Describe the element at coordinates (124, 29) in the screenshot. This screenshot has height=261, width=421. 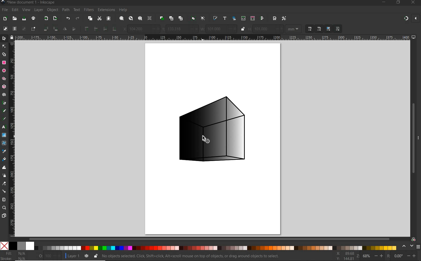
I see `HORIZONTAL COORDINATE OF SELECTION` at that location.